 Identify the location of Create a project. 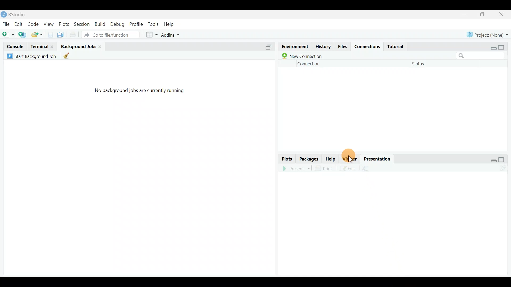
(23, 34).